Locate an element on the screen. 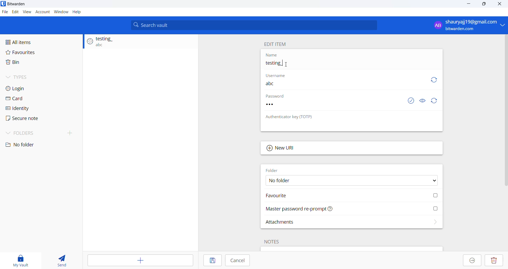 The width and height of the screenshot is (508, 269). Application name  is located at coordinates (23, 4).